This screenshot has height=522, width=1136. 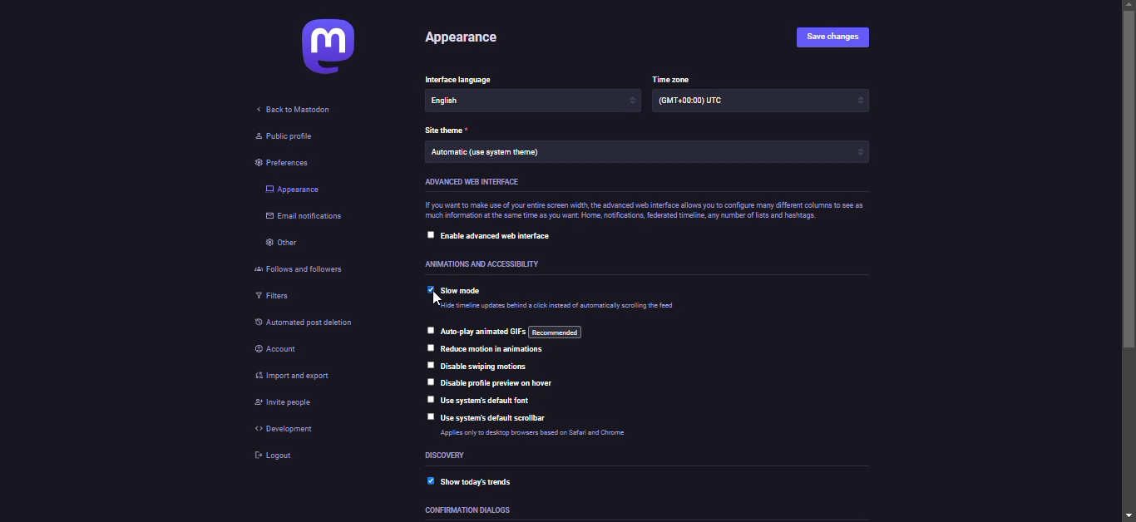 What do you see at coordinates (753, 101) in the screenshot?
I see `(GMT +00:00) UTC` at bounding box center [753, 101].